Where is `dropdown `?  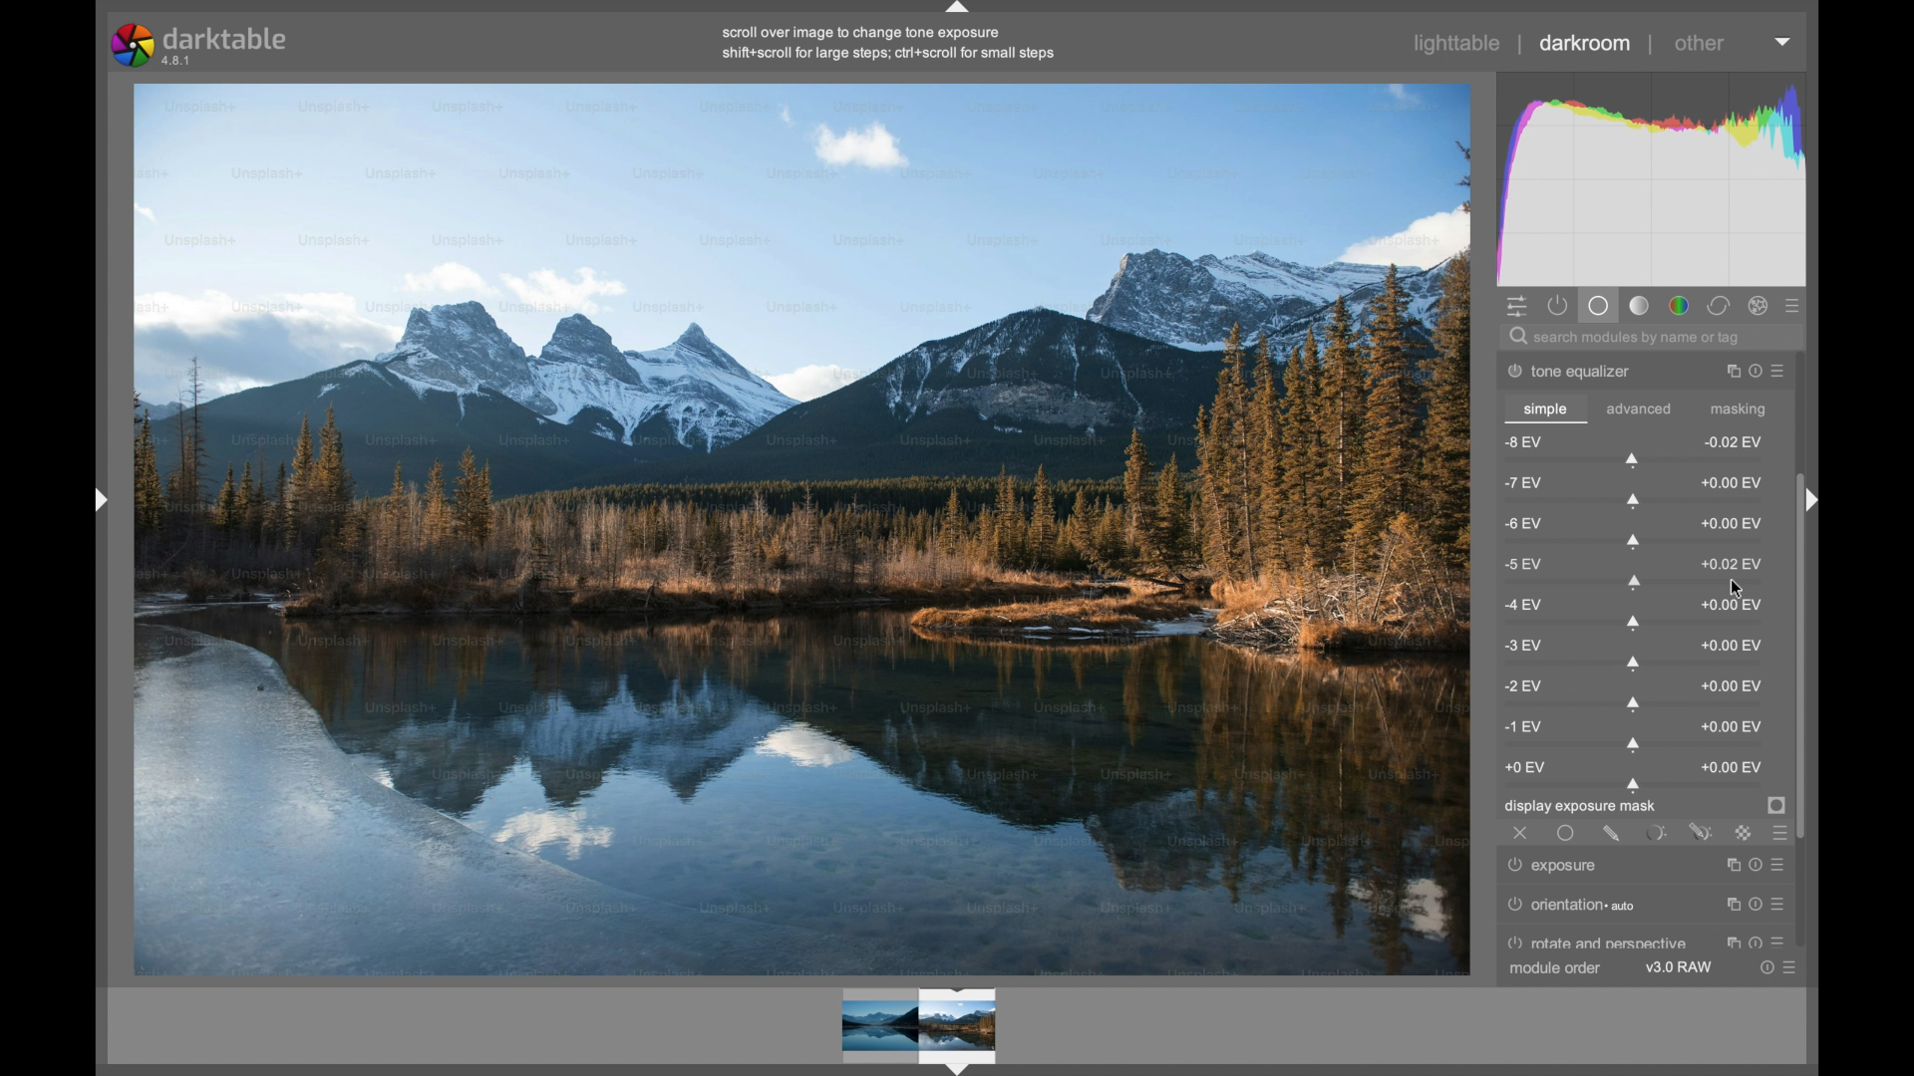
dropdown  is located at coordinates (1785, 40).